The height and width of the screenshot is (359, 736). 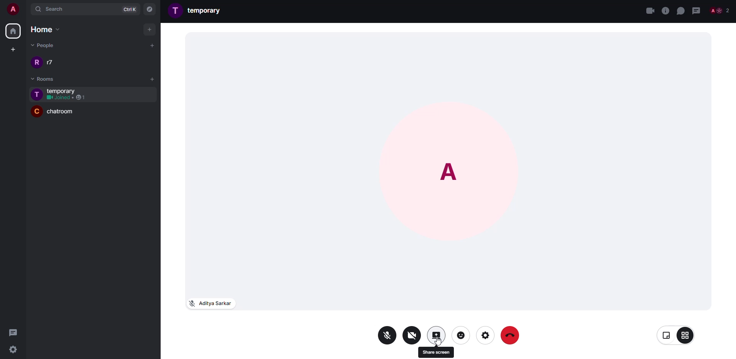 What do you see at coordinates (153, 78) in the screenshot?
I see `add` at bounding box center [153, 78].